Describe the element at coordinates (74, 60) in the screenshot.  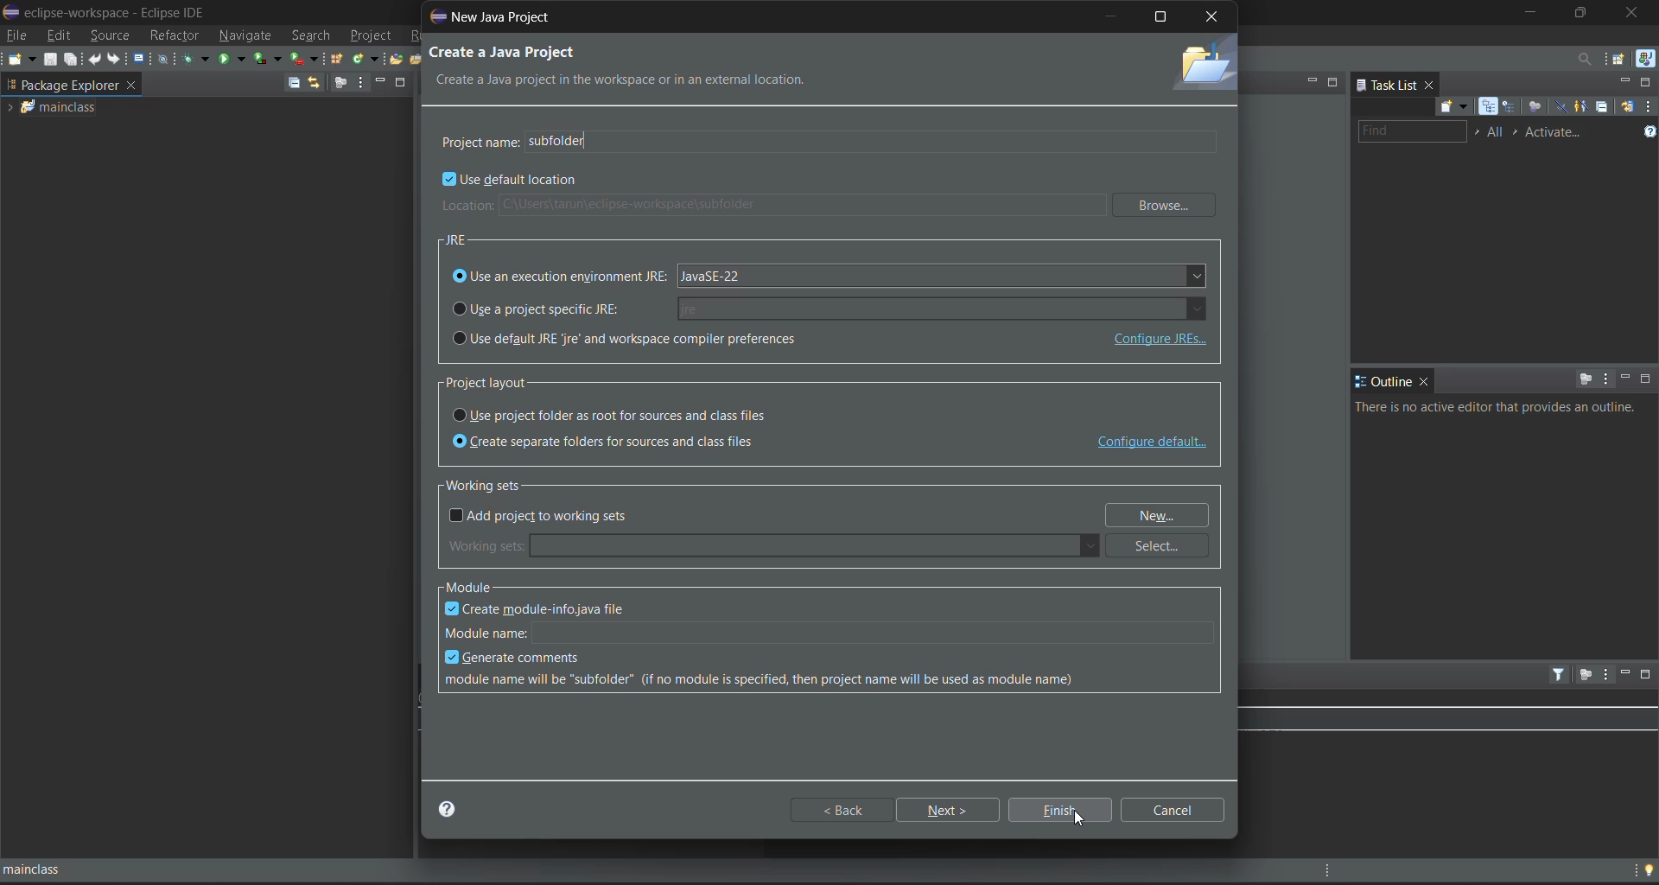
I see `save all` at that location.